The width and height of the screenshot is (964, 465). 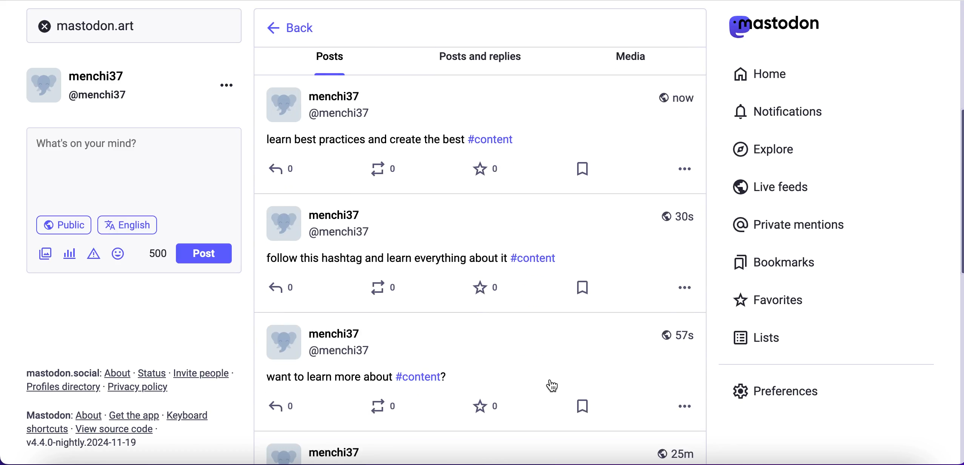 I want to click on privacy policy, so click(x=141, y=389).